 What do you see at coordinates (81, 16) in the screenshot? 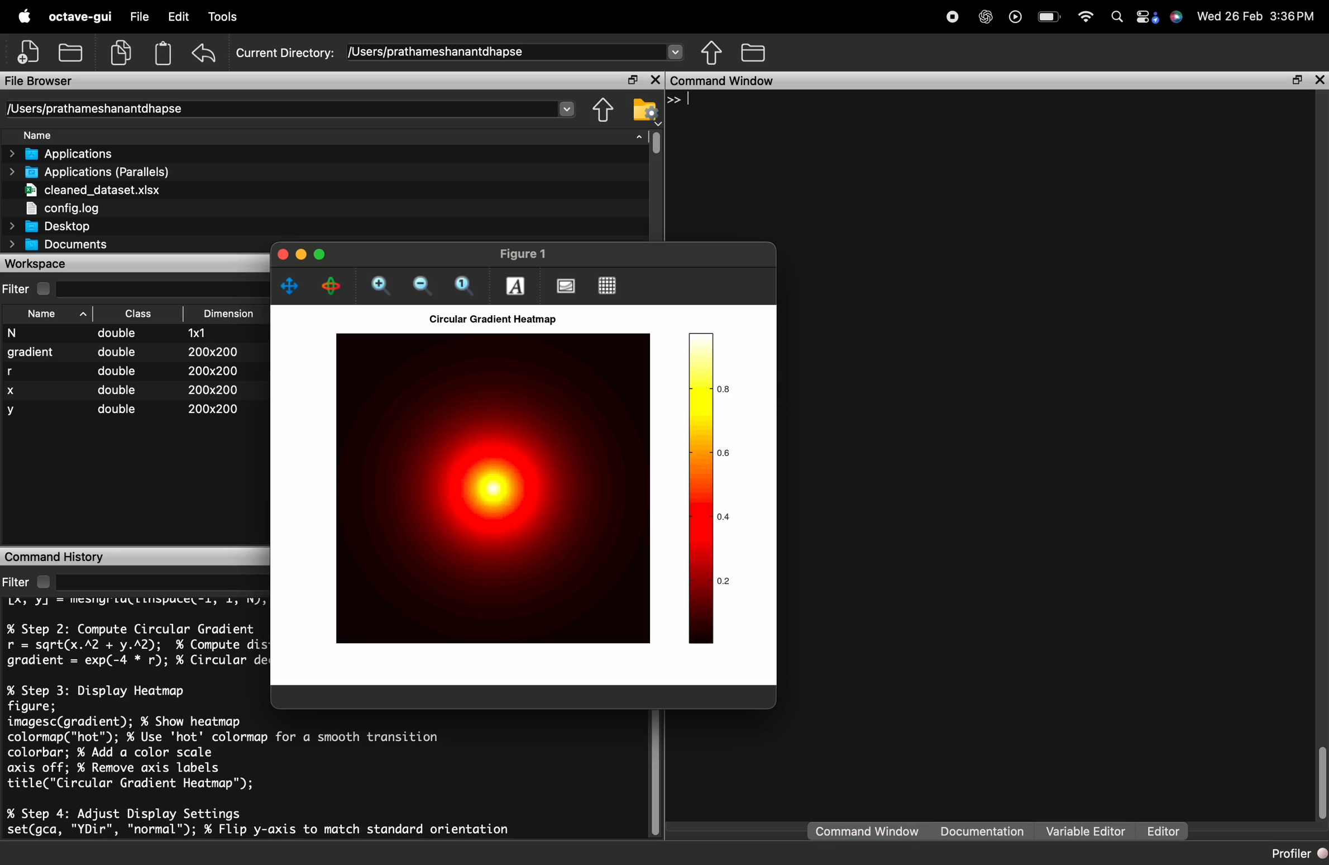
I see `octave-gui` at bounding box center [81, 16].